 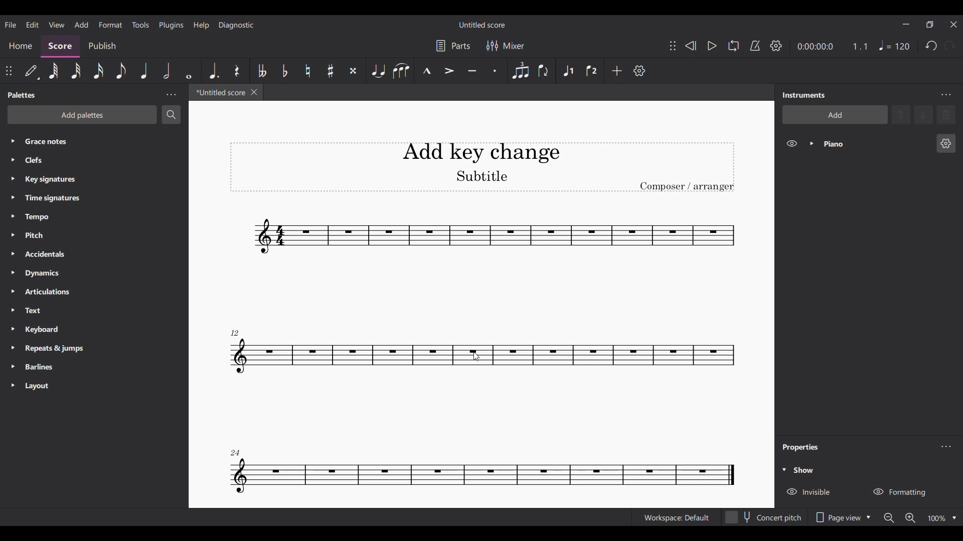 What do you see at coordinates (953, 25) in the screenshot?
I see `Close interface` at bounding box center [953, 25].